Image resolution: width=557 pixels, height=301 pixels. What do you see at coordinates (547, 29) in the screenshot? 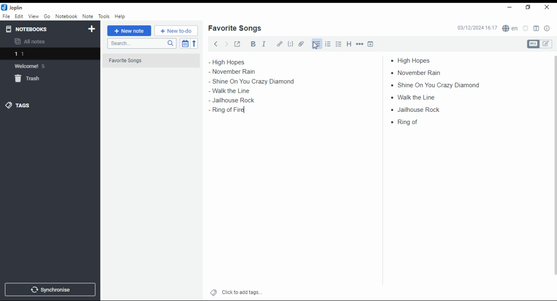
I see `note properties` at bounding box center [547, 29].